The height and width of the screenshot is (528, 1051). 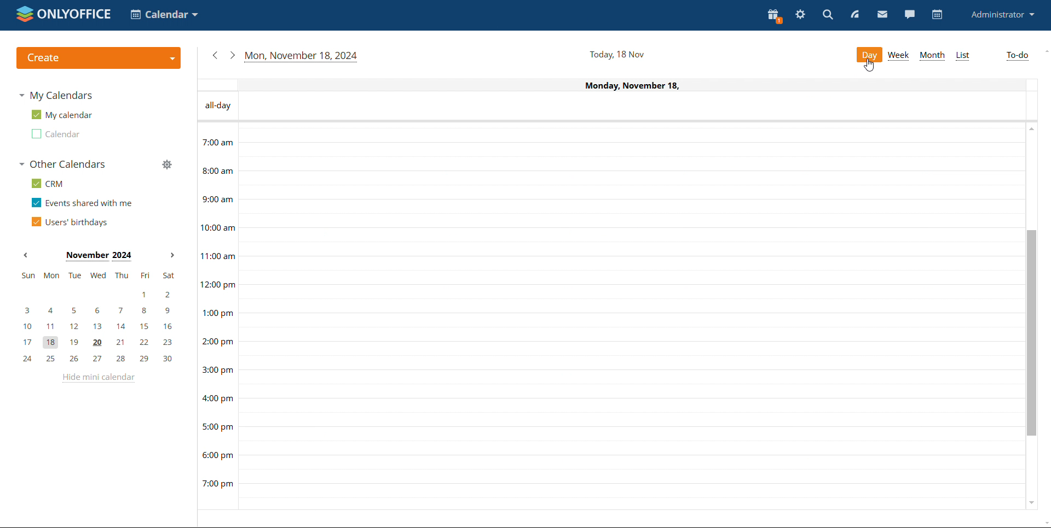 What do you see at coordinates (855, 14) in the screenshot?
I see `feed` at bounding box center [855, 14].